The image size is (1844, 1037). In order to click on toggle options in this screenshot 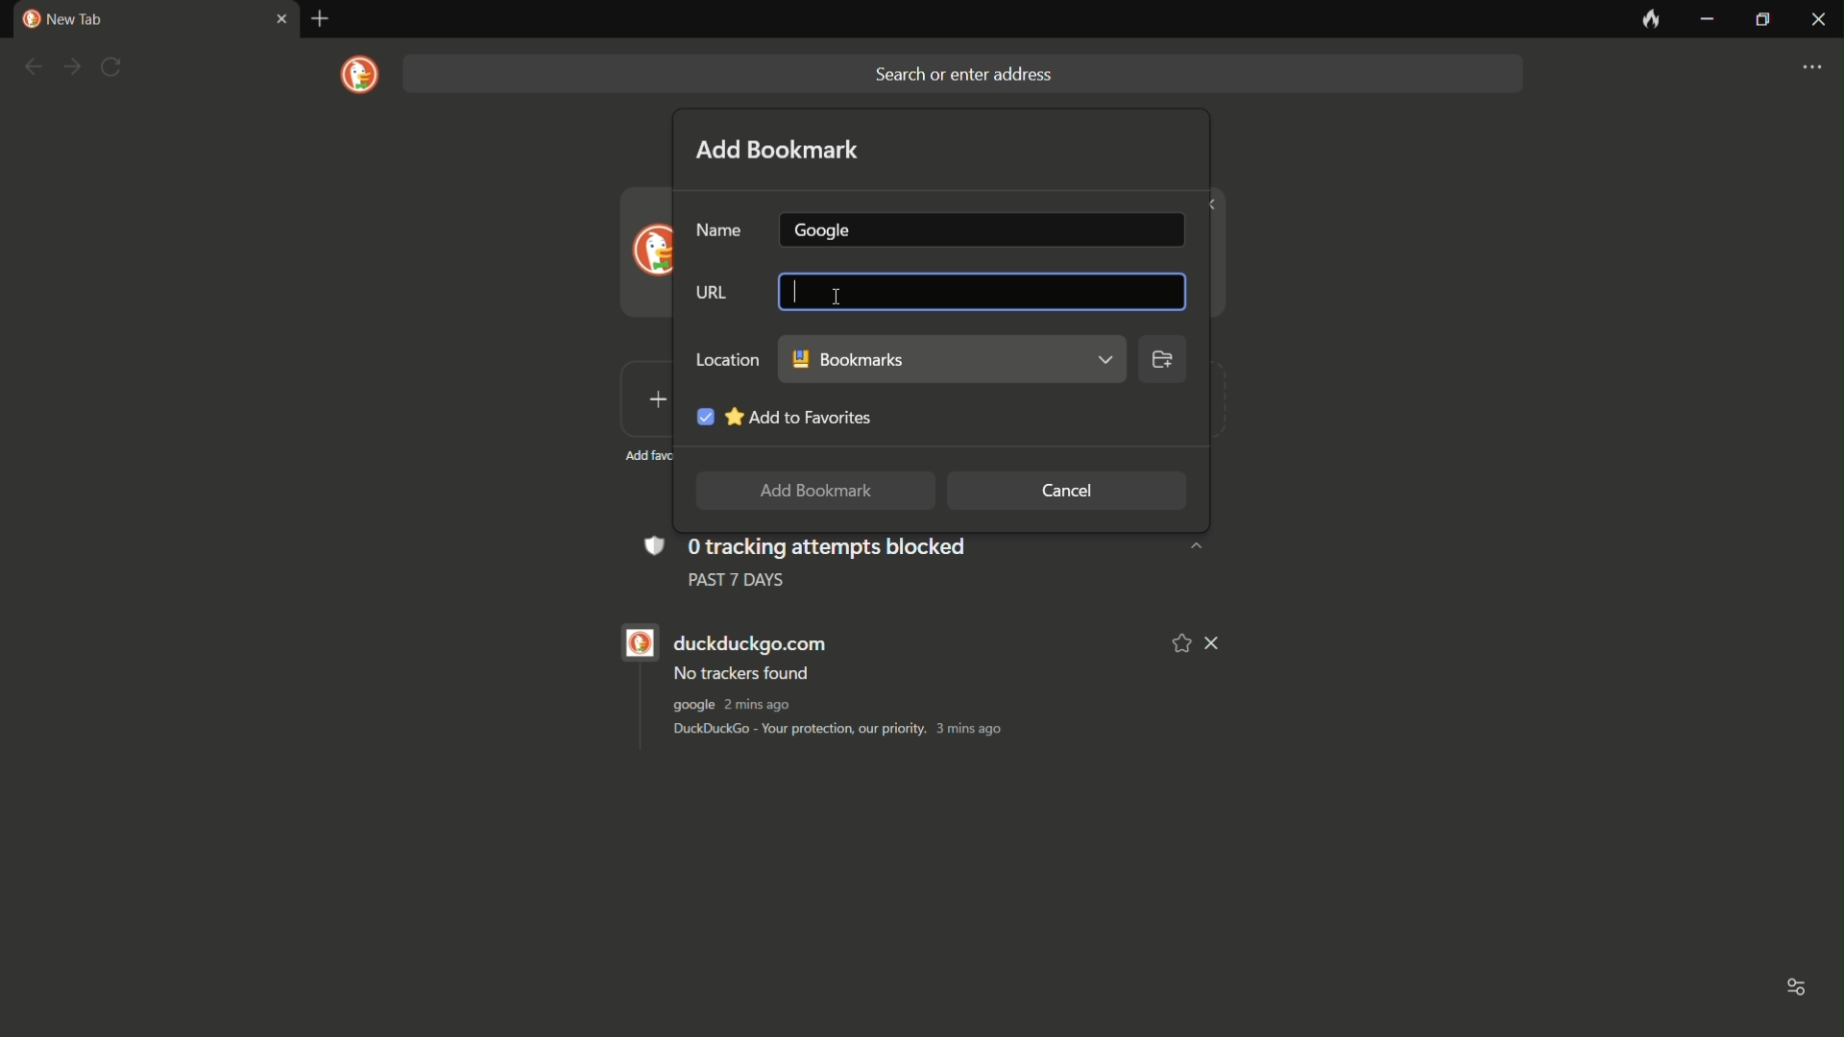, I will do `click(1797, 990)`.